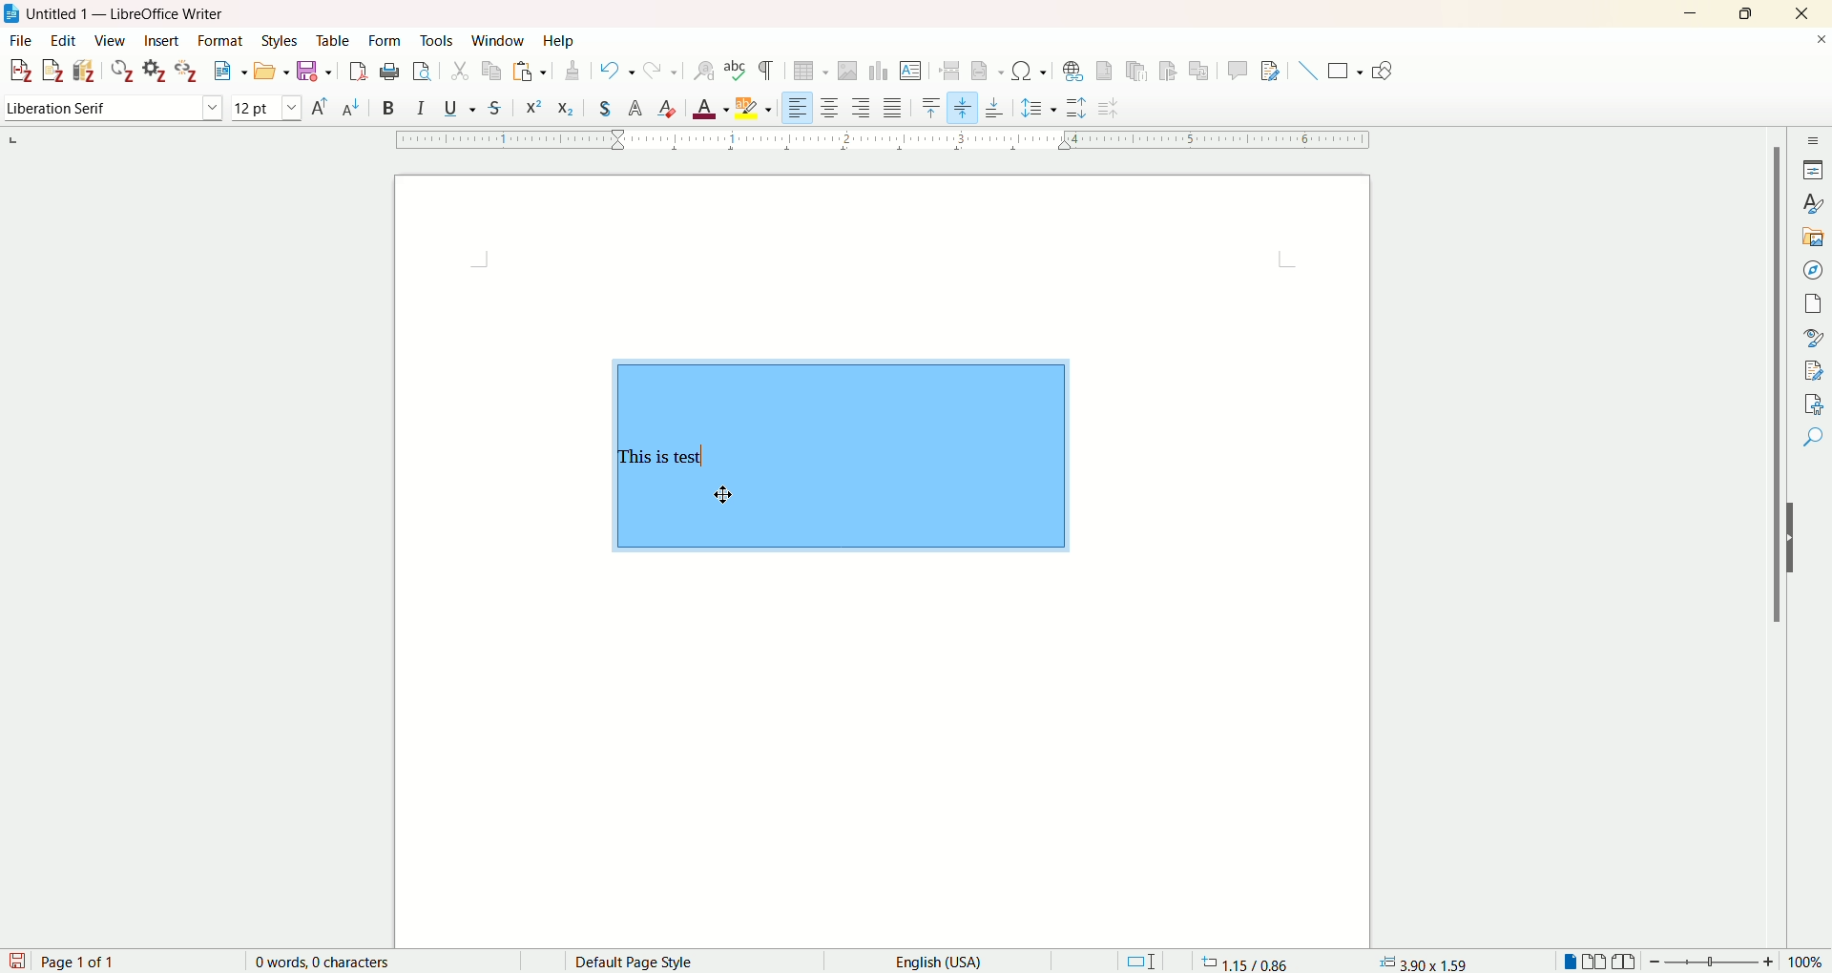  What do you see at coordinates (648, 960) in the screenshot?
I see `Default page style` at bounding box center [648, 960].